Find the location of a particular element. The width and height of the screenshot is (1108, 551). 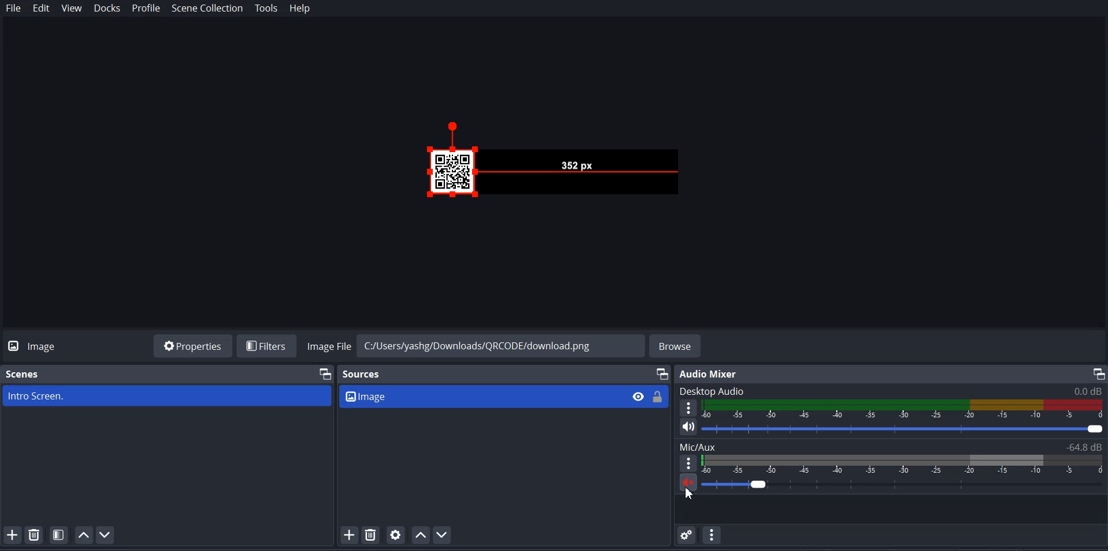

scene is located at coordinates (167, 395).